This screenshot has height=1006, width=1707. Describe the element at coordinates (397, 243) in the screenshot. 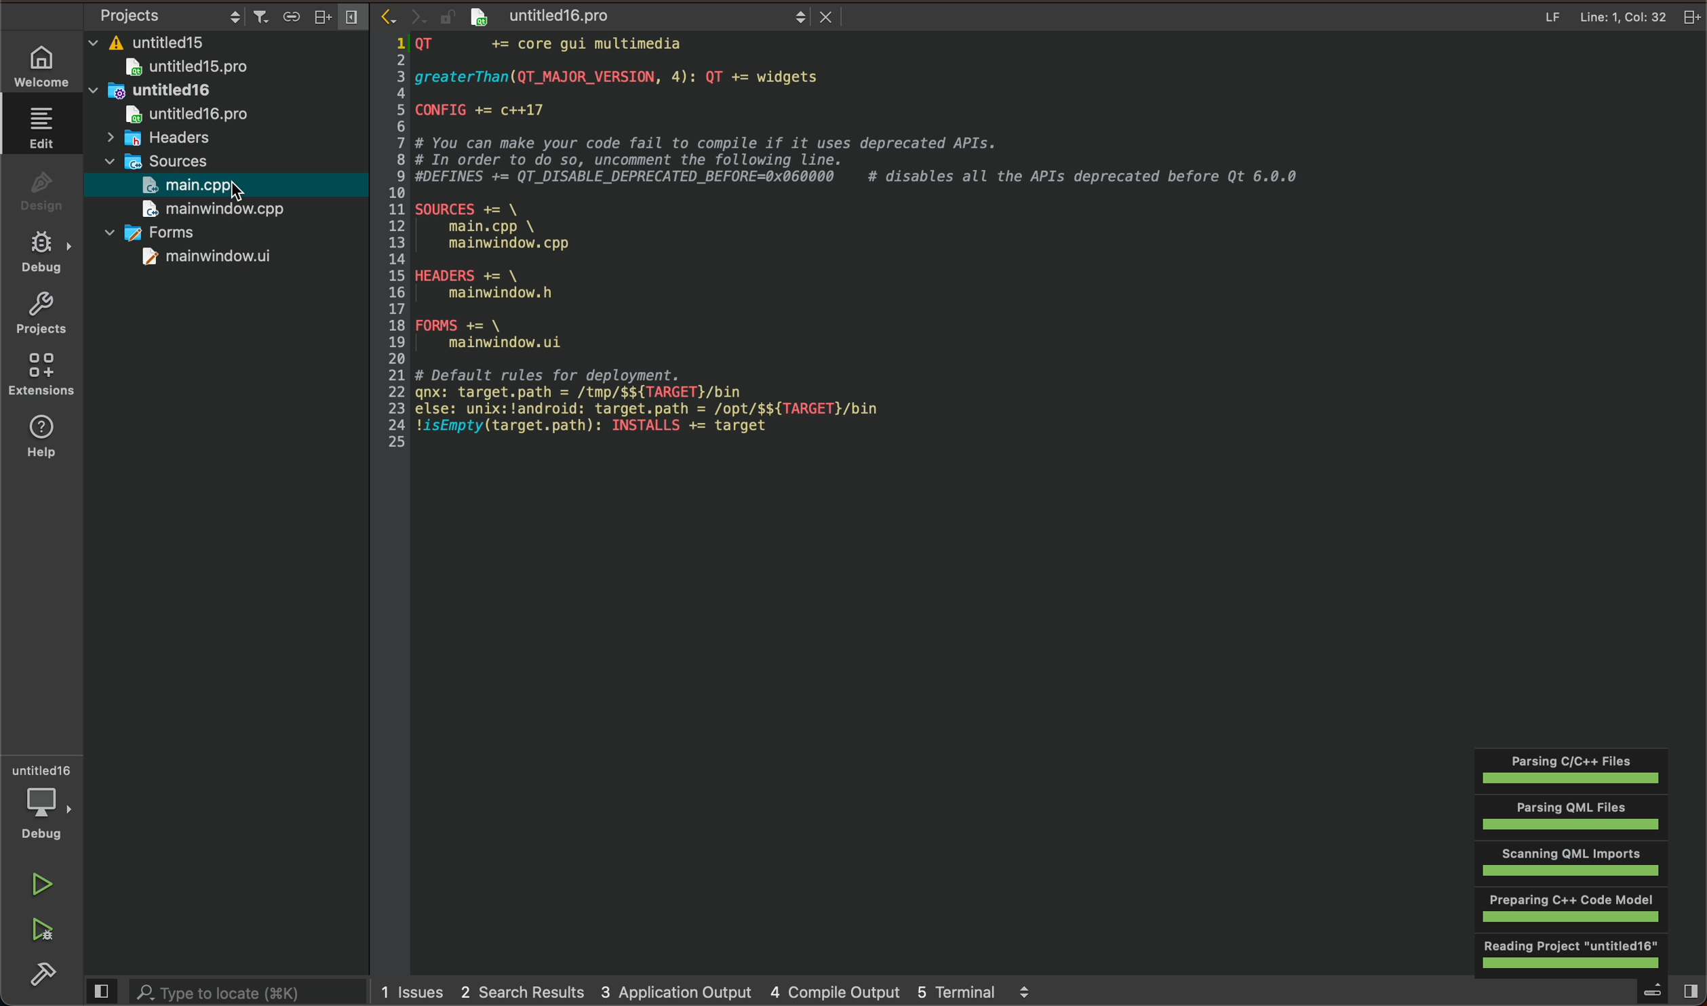

I see `numbered scale` at that location.